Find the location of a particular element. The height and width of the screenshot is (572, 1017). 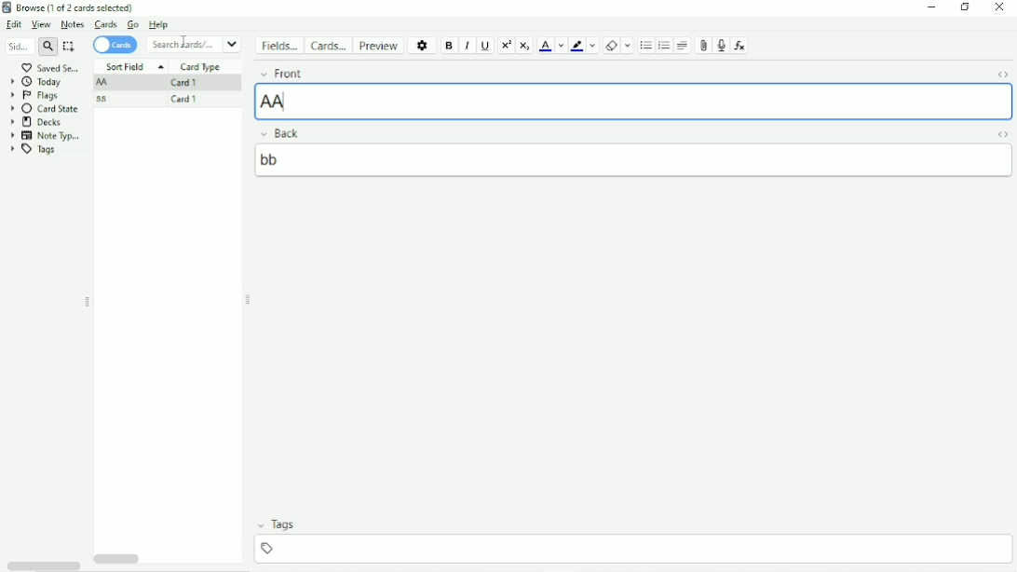

Card 1 is located at coordinates (184, 98).